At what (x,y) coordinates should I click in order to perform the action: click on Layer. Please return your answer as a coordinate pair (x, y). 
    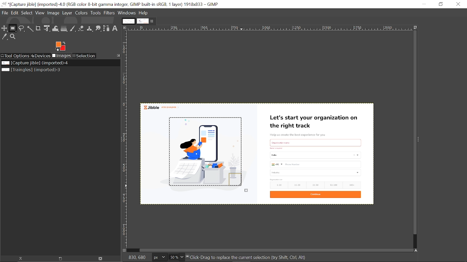
    Looking at the image, I should click on (68, 13).